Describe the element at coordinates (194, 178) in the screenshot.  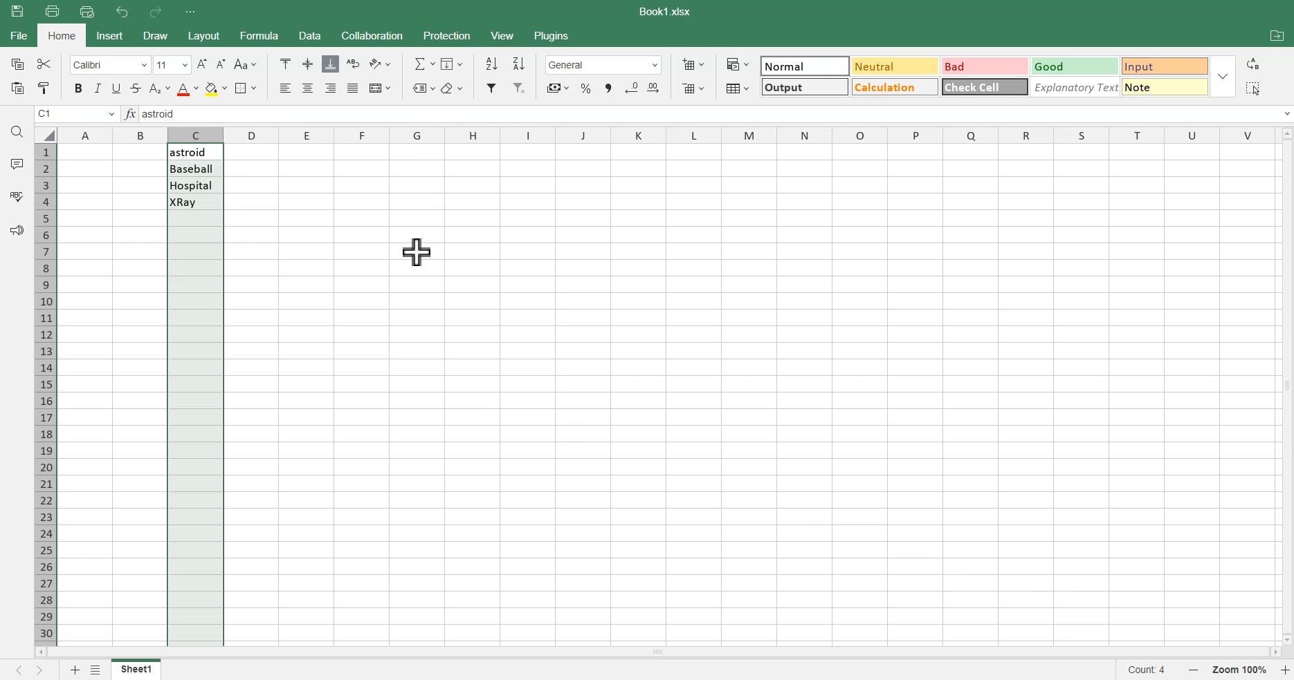
I see `Text Set Ascending` at that location.